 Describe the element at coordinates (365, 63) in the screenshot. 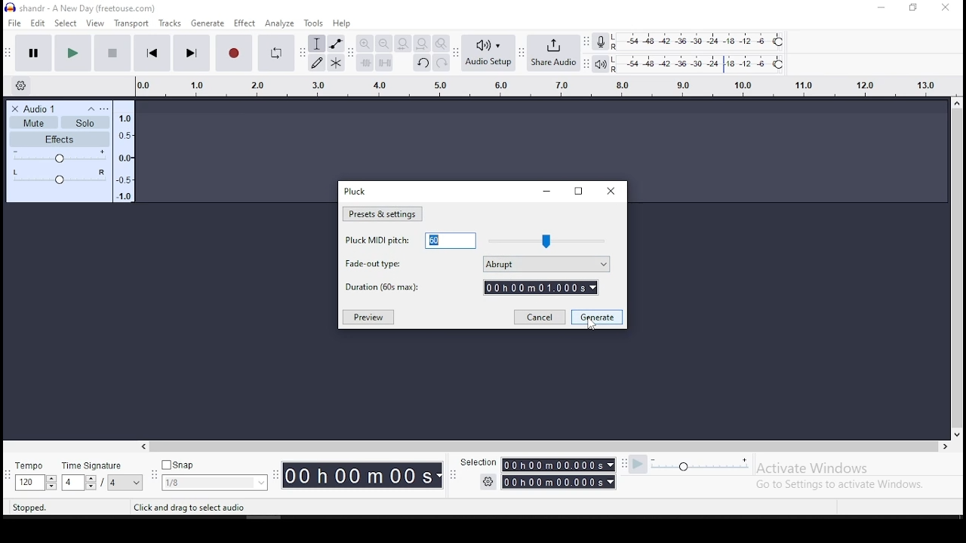

I see `trim audio outside selection` at that location.